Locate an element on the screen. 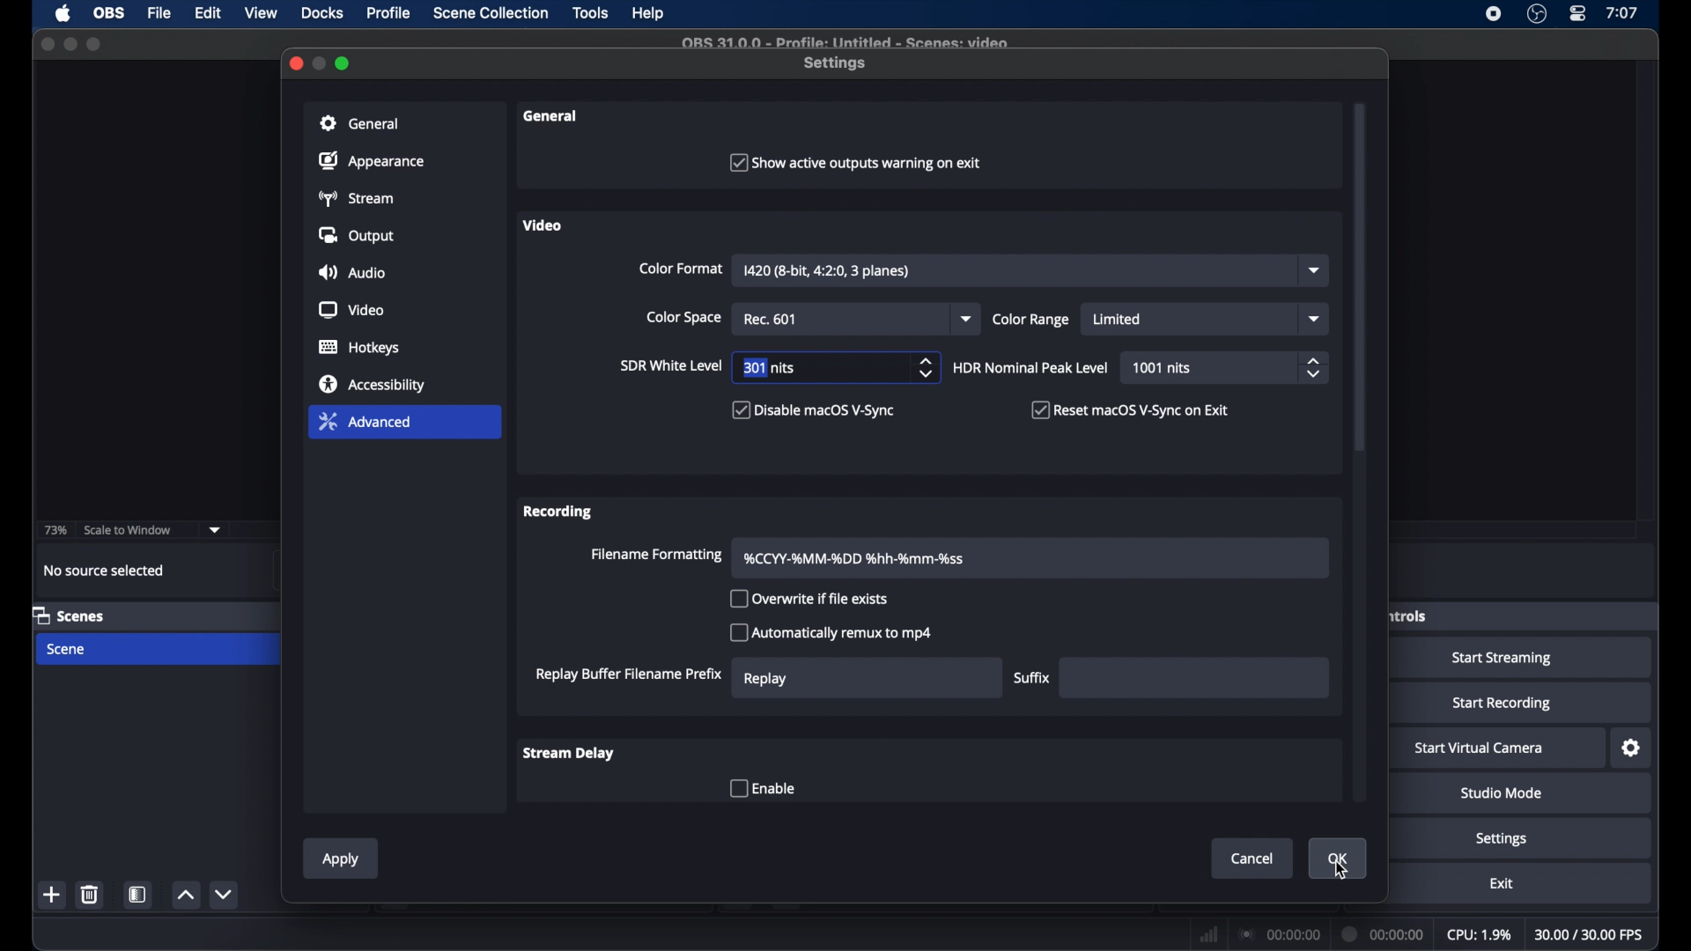 The image size is (1691, 951). video is located at coordinates (352, 310).